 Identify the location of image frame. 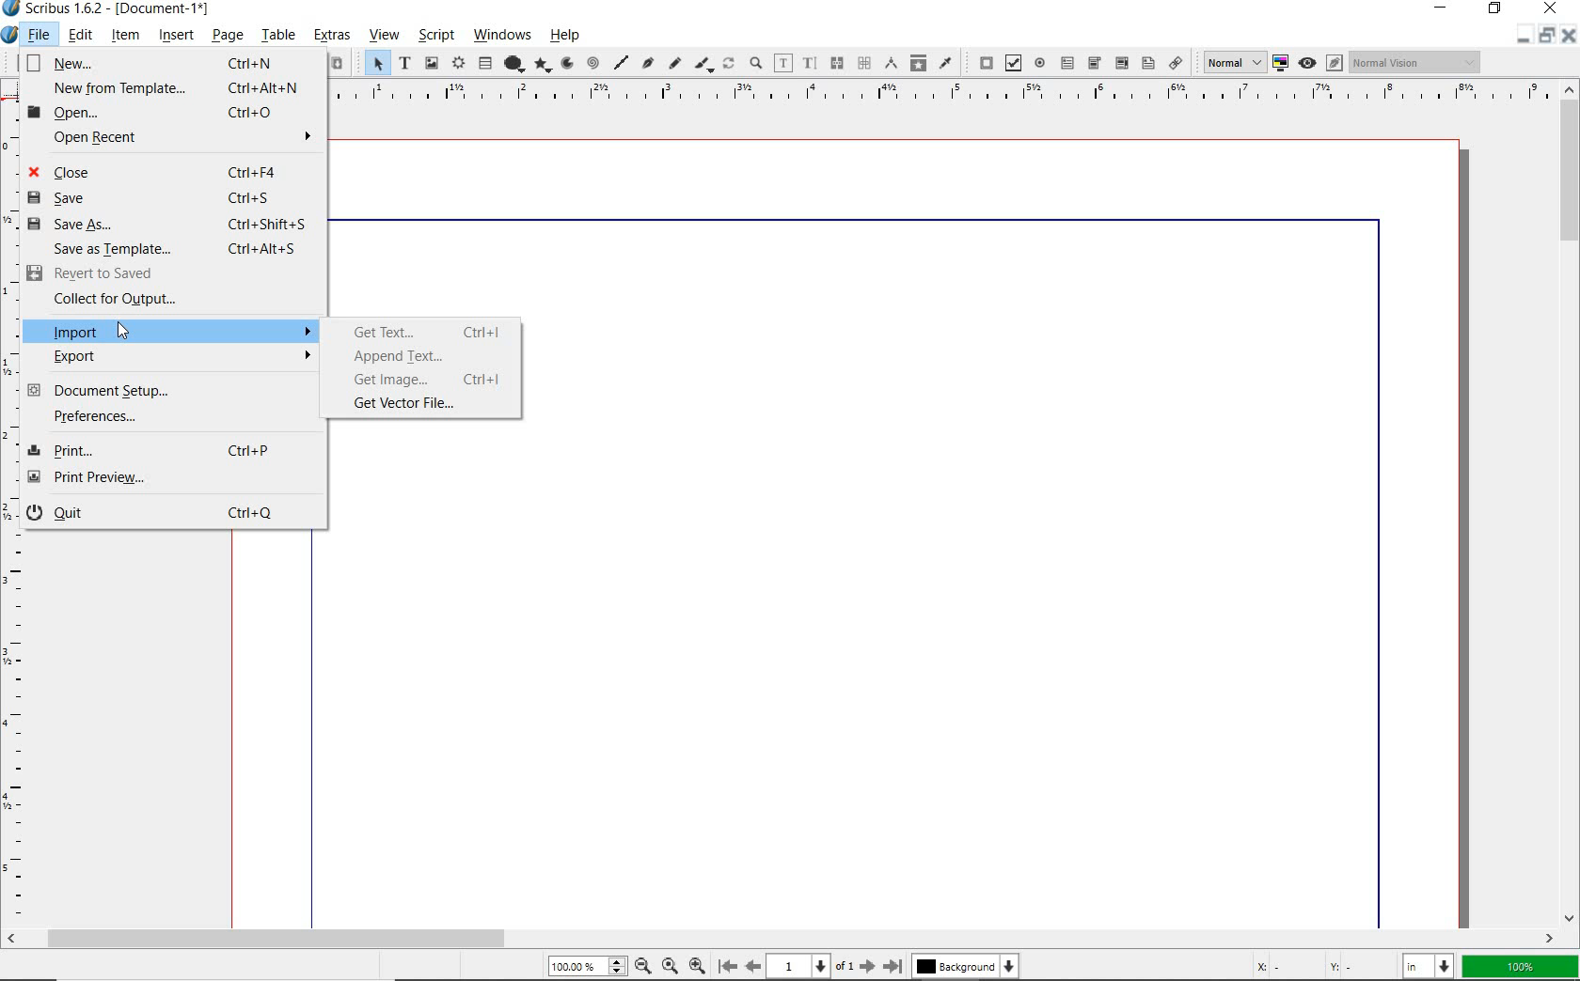
(430, 65).